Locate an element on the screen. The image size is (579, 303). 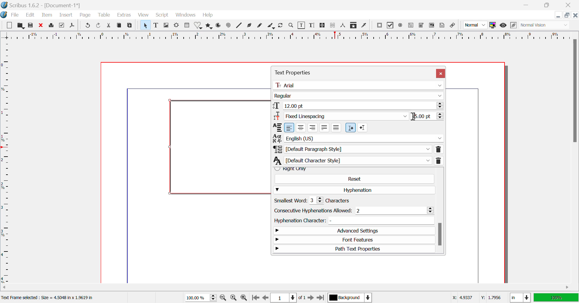
Close is located at coordinates (568, 5).